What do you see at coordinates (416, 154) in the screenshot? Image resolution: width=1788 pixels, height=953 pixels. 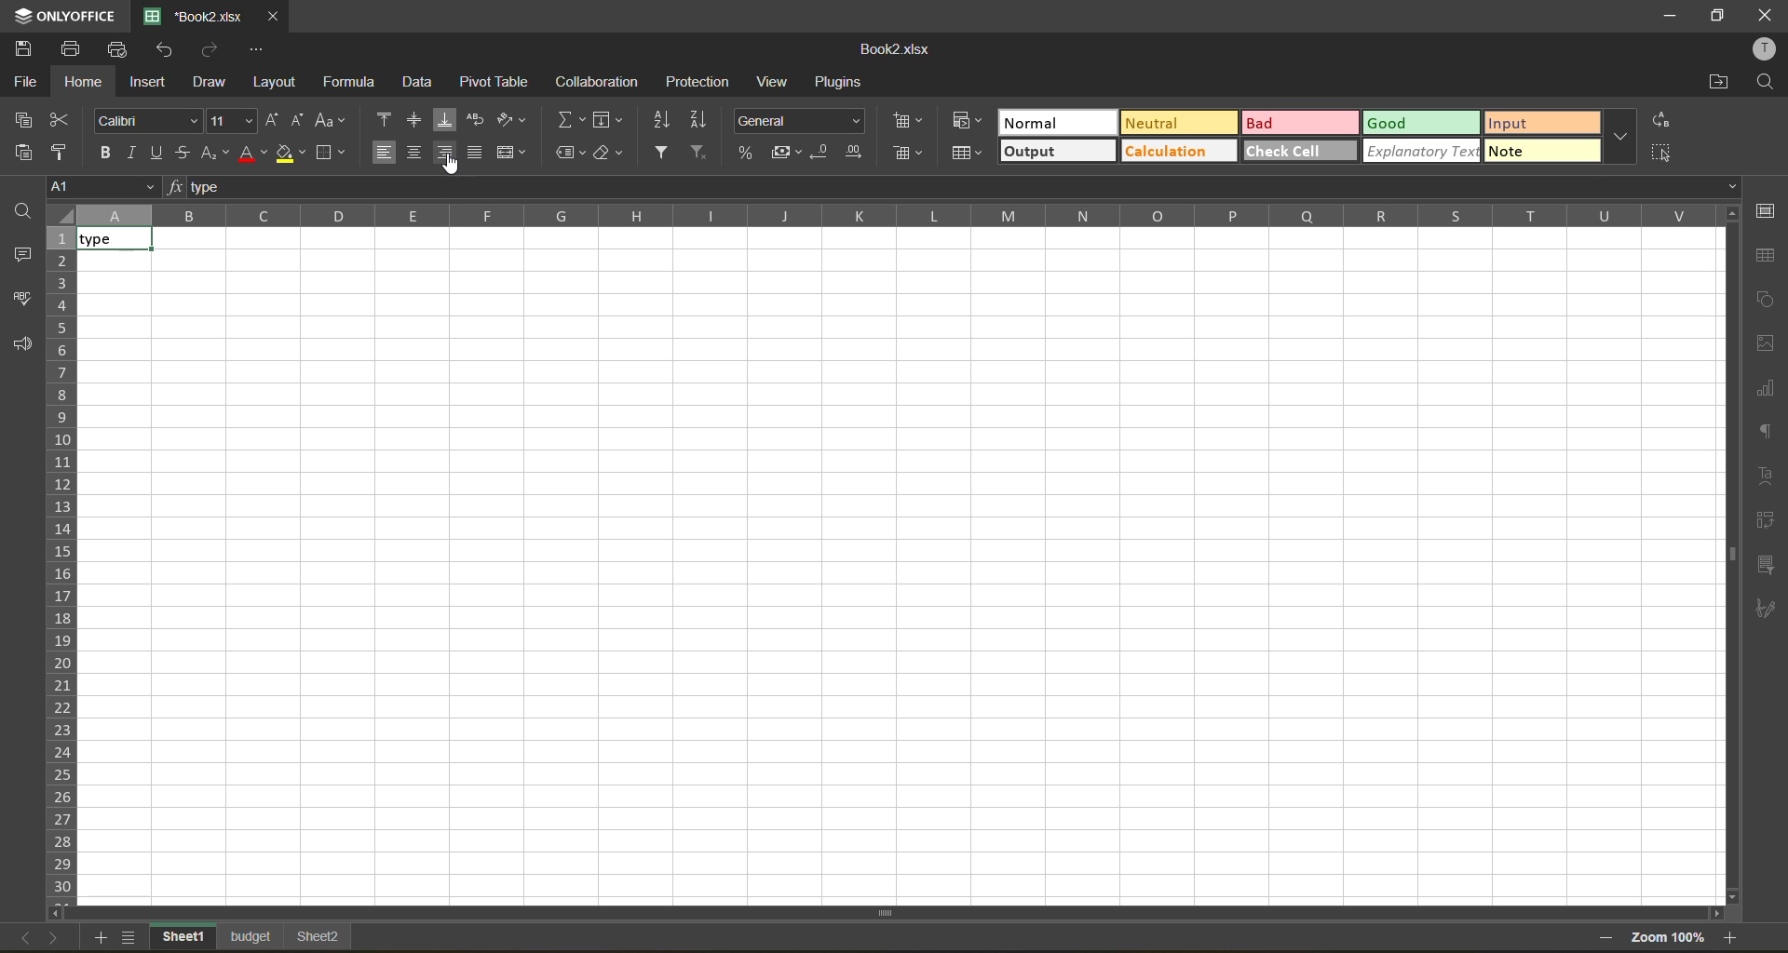 I see `align middle` at bounding box center [416, 154].